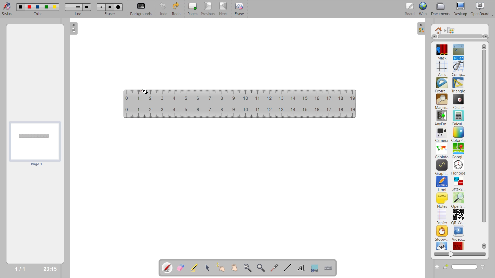 The width and height of the screenshot is (495, 278). Describe the element at coordinates (443, 51) in the screenshot. I see `mask` at that location.